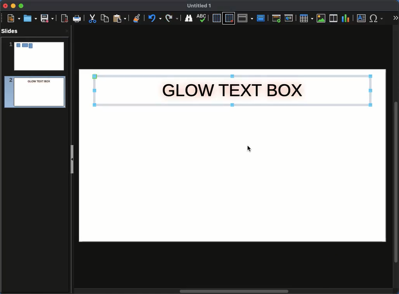 The width and height of the screenshot is (399, 294). Describe the element at coordinates (6, 6) in the screenshot. I see `Close` at that location.